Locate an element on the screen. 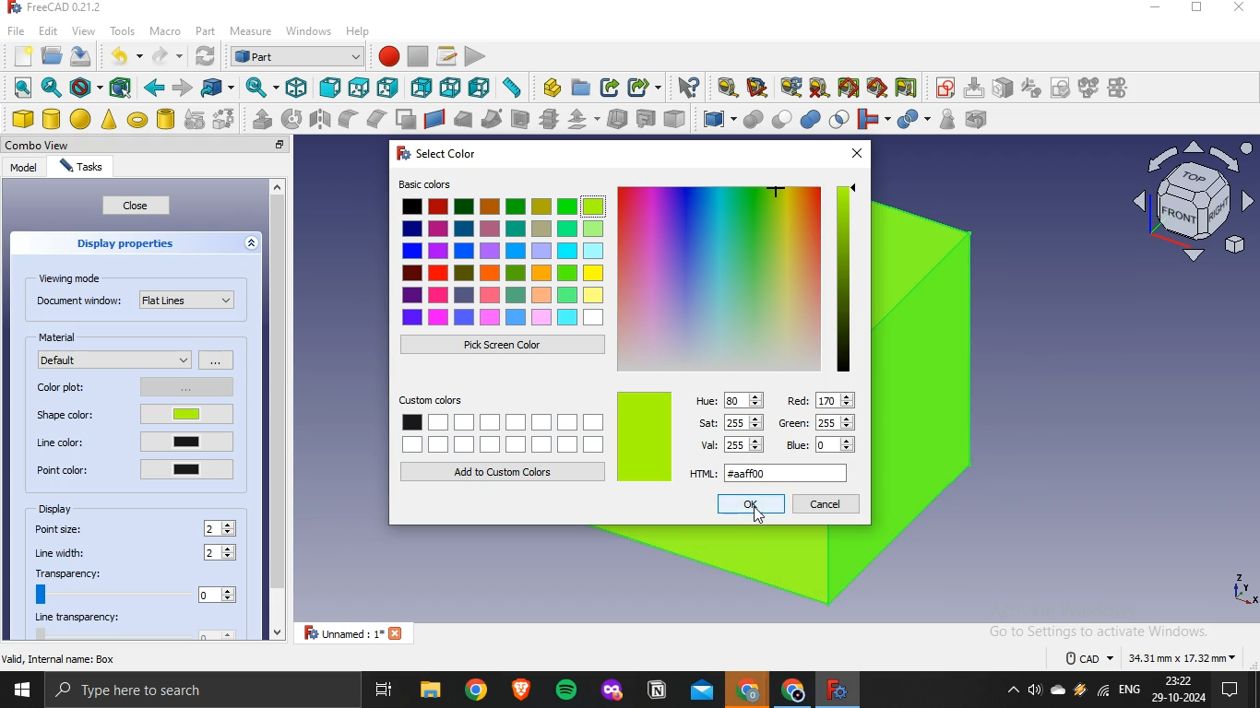  windows is located at coordinates (310, 29).